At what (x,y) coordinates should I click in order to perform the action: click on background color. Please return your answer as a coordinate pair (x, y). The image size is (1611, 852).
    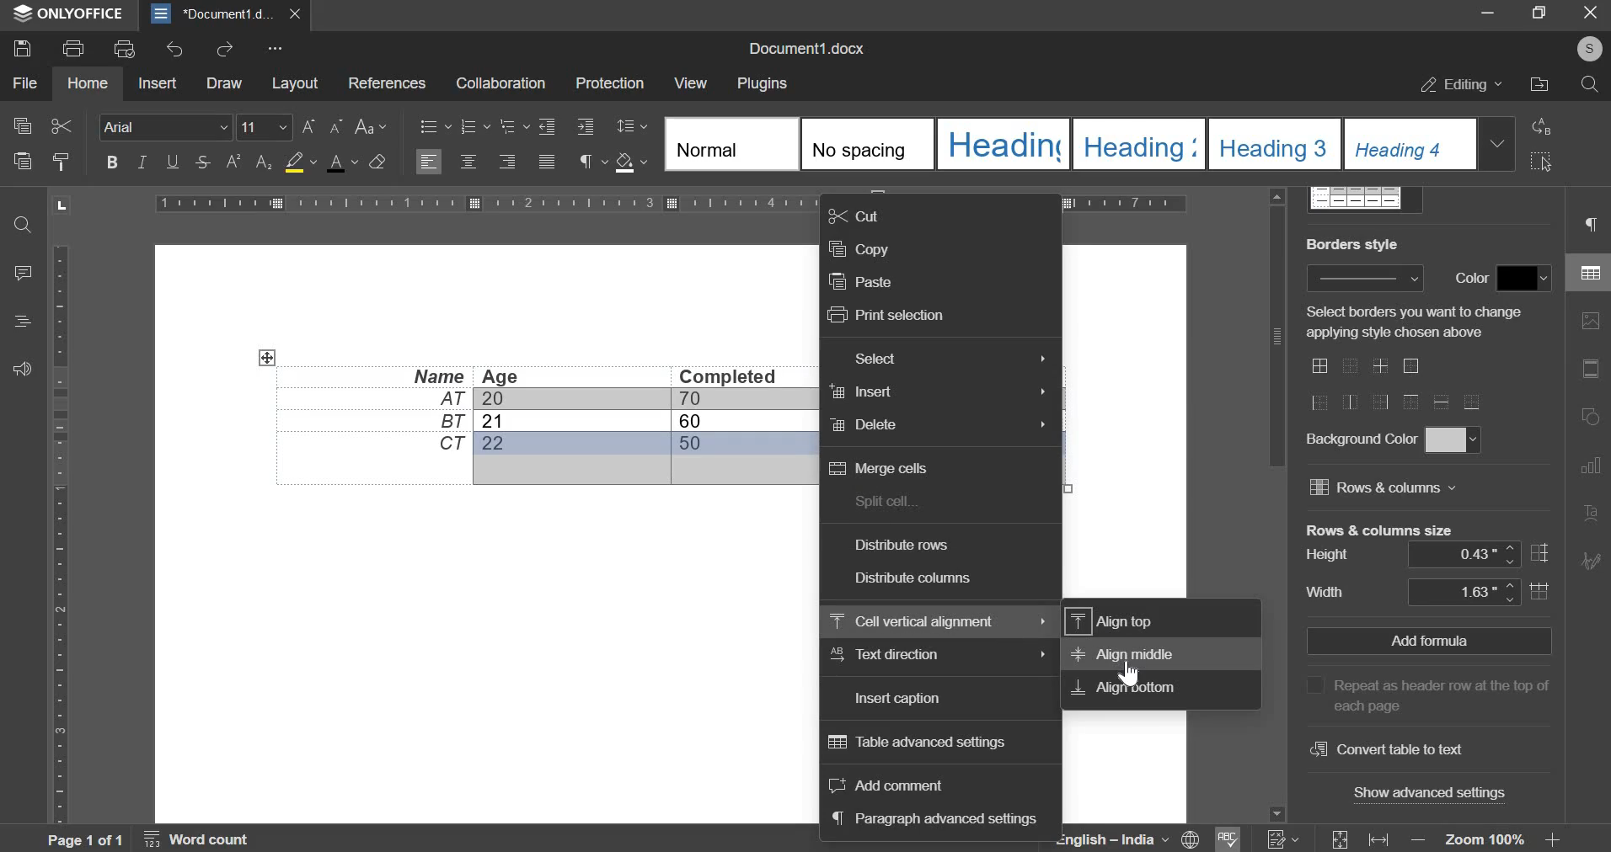
    Looking at the image, I should click on (295, 163).